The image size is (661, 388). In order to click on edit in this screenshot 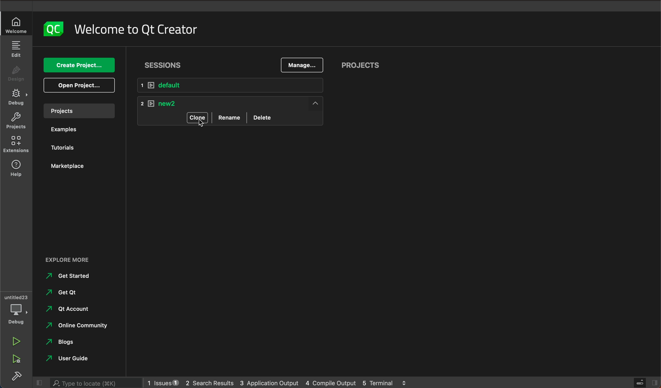, I will do `click(18, 50)`.